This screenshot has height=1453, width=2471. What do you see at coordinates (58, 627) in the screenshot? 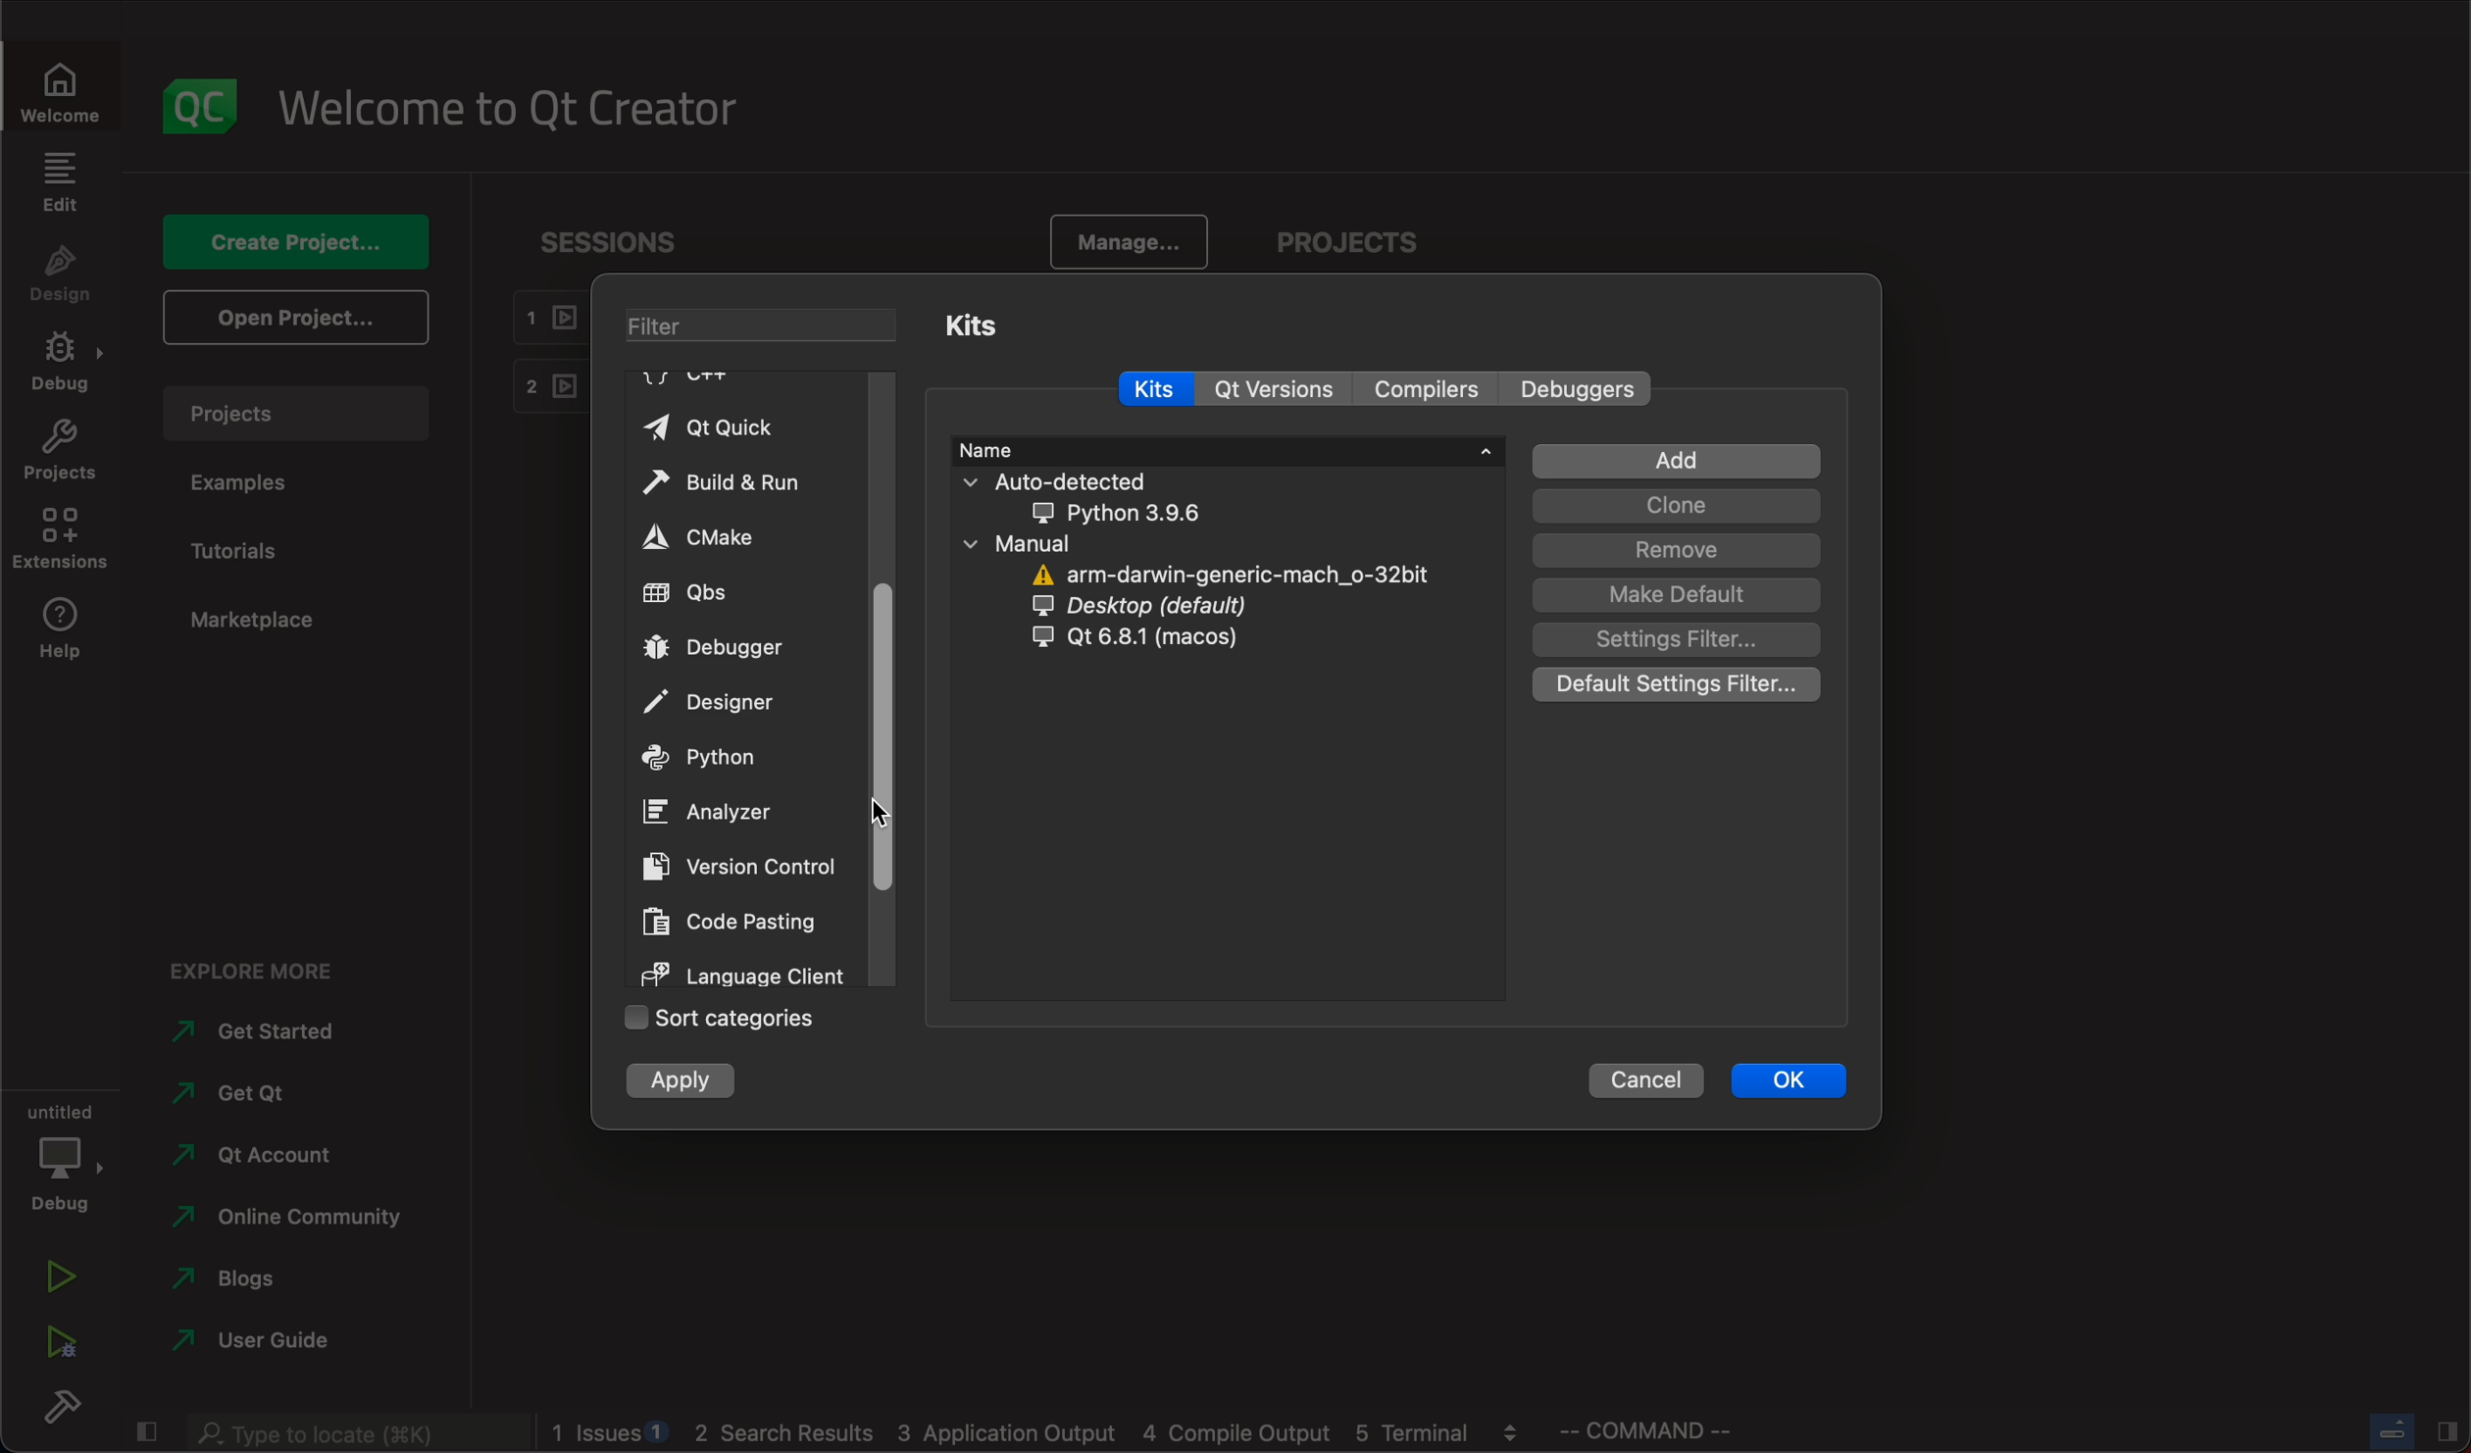
I see `help` at bounding box center [58, 627].